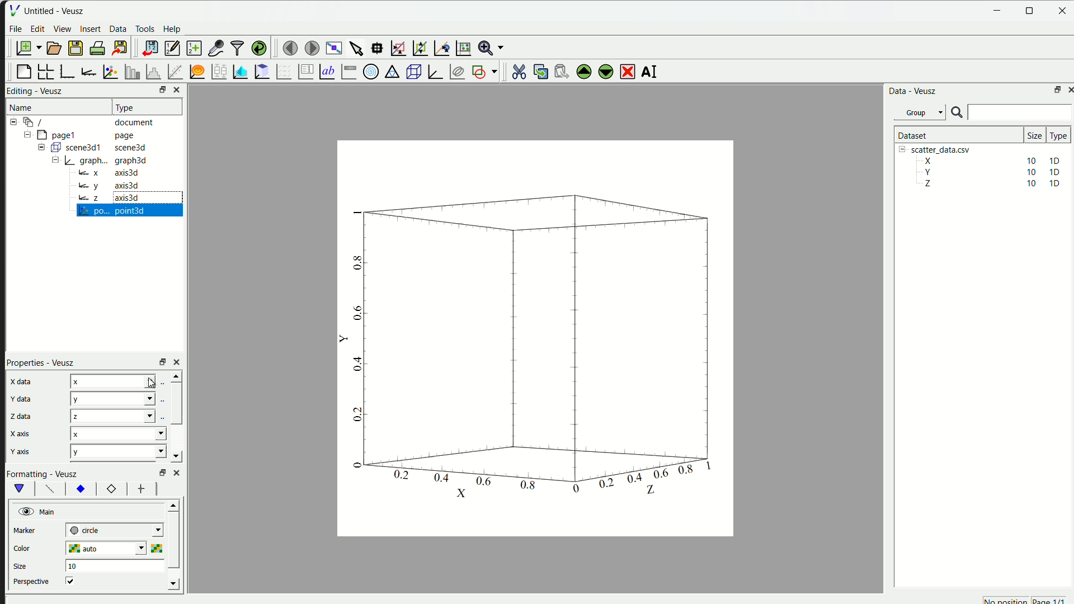 This screenshot has width=1074, height=604. Describe the element at coordinates (172, 28) in the screenshot. I see `Help` at that location.